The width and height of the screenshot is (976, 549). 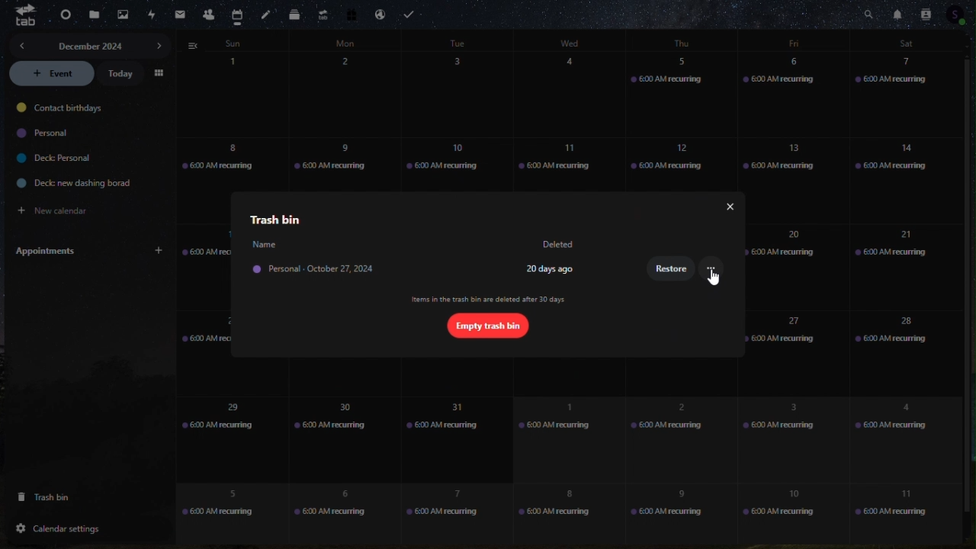 What do you see at coordinates (91, 44) in the screenshot?
I see `december 2024` at bounding box center [91, 44].